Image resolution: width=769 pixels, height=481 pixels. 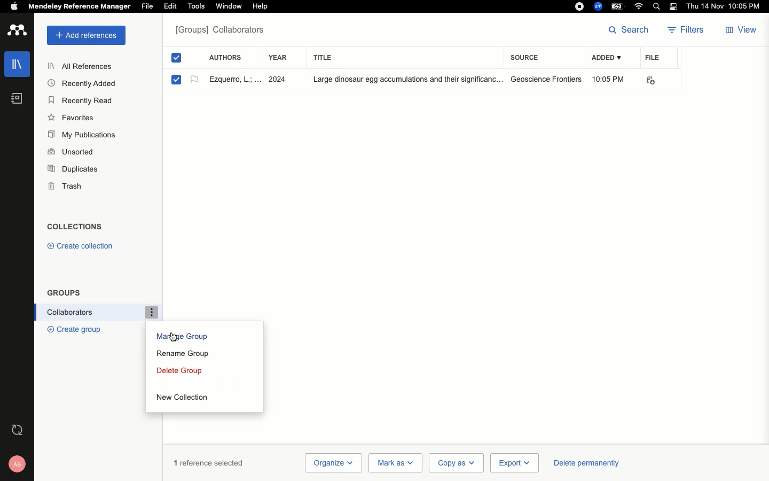 I want to click on All references, so click(x=83, y=67).